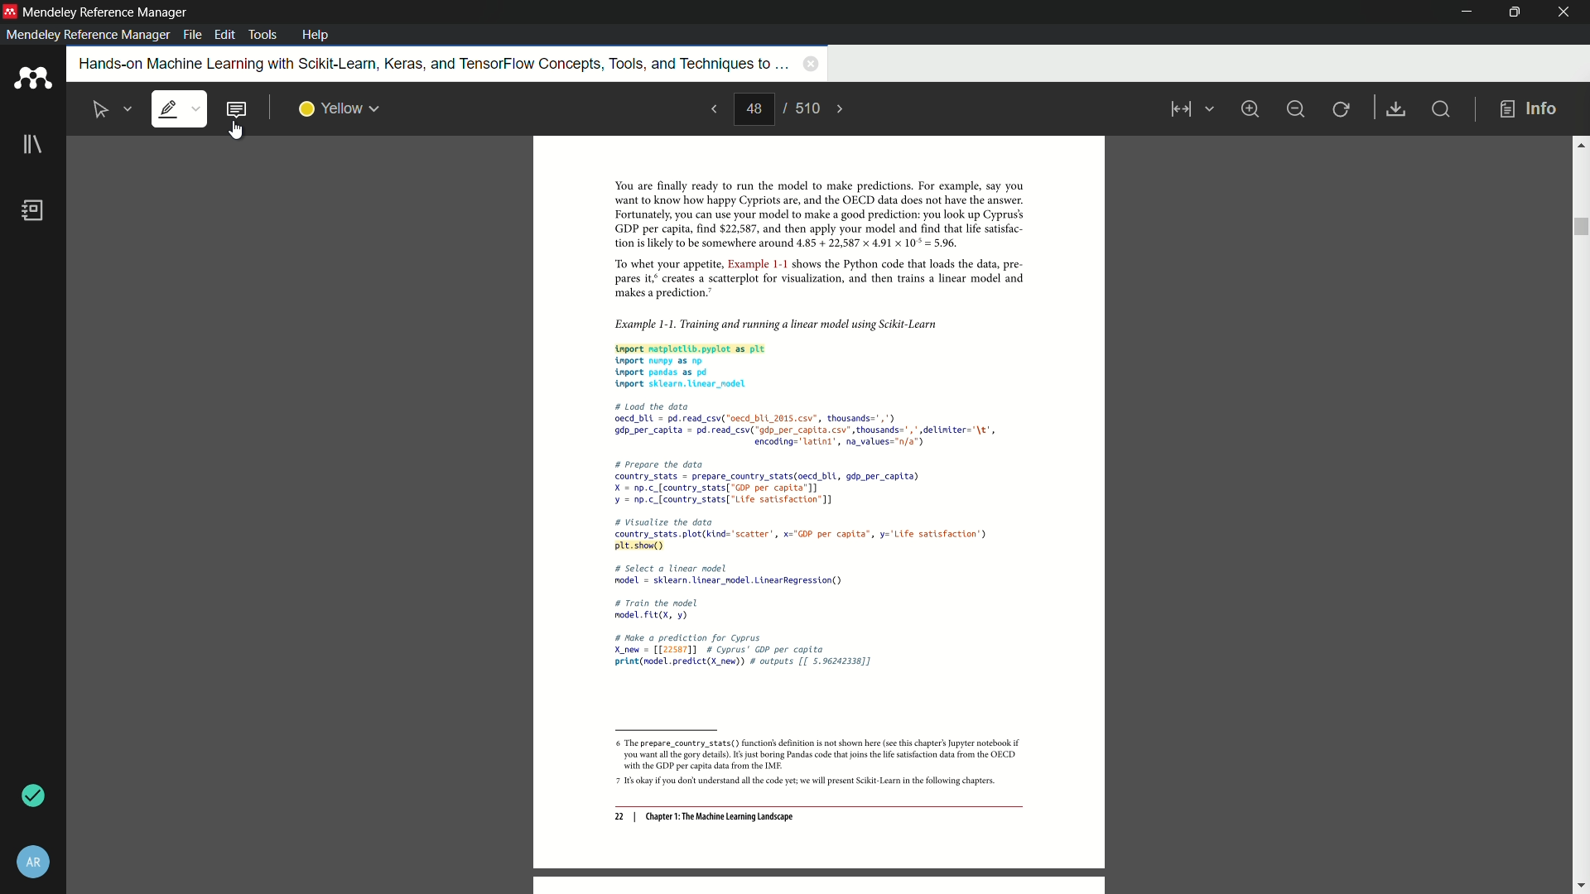  I want to click on sync, so click(32, 798).